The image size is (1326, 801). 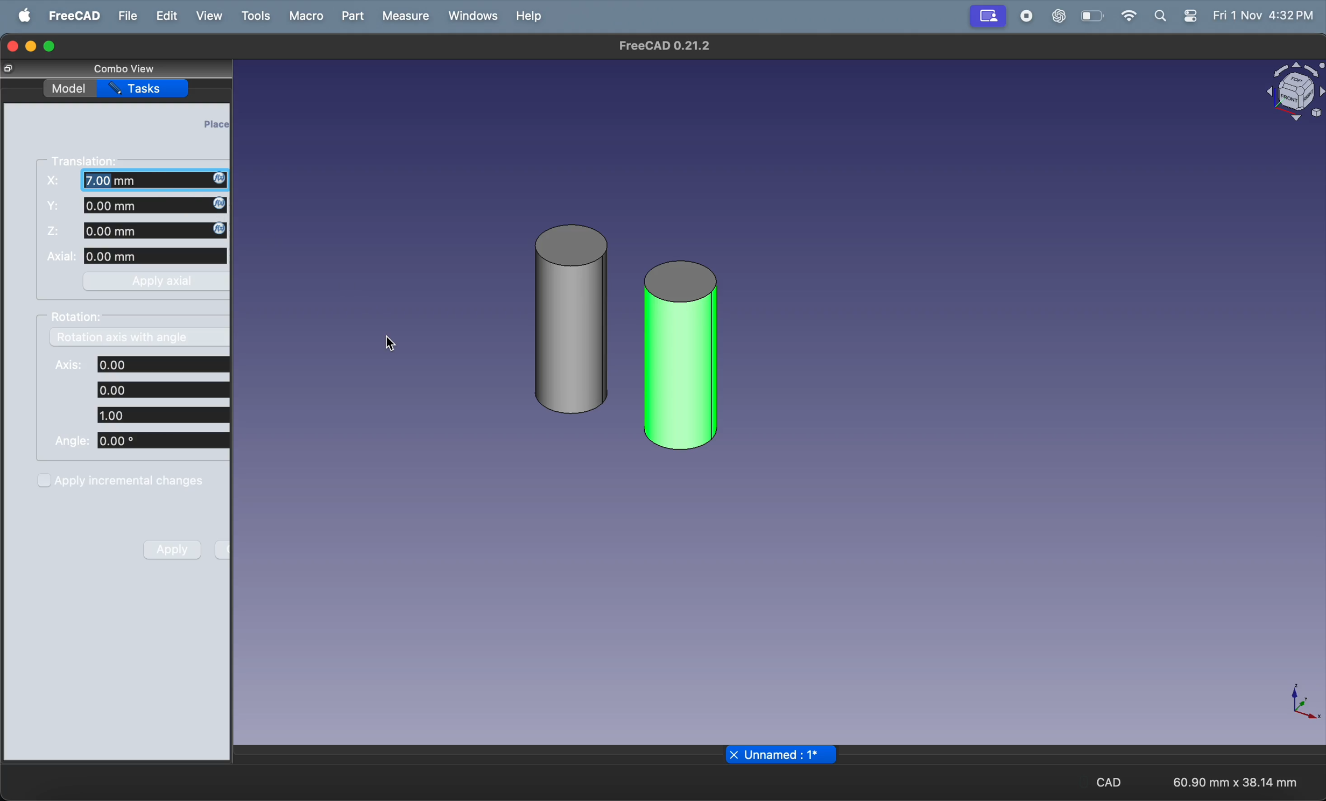 I want to click on record, so click(x=1023, y=16).